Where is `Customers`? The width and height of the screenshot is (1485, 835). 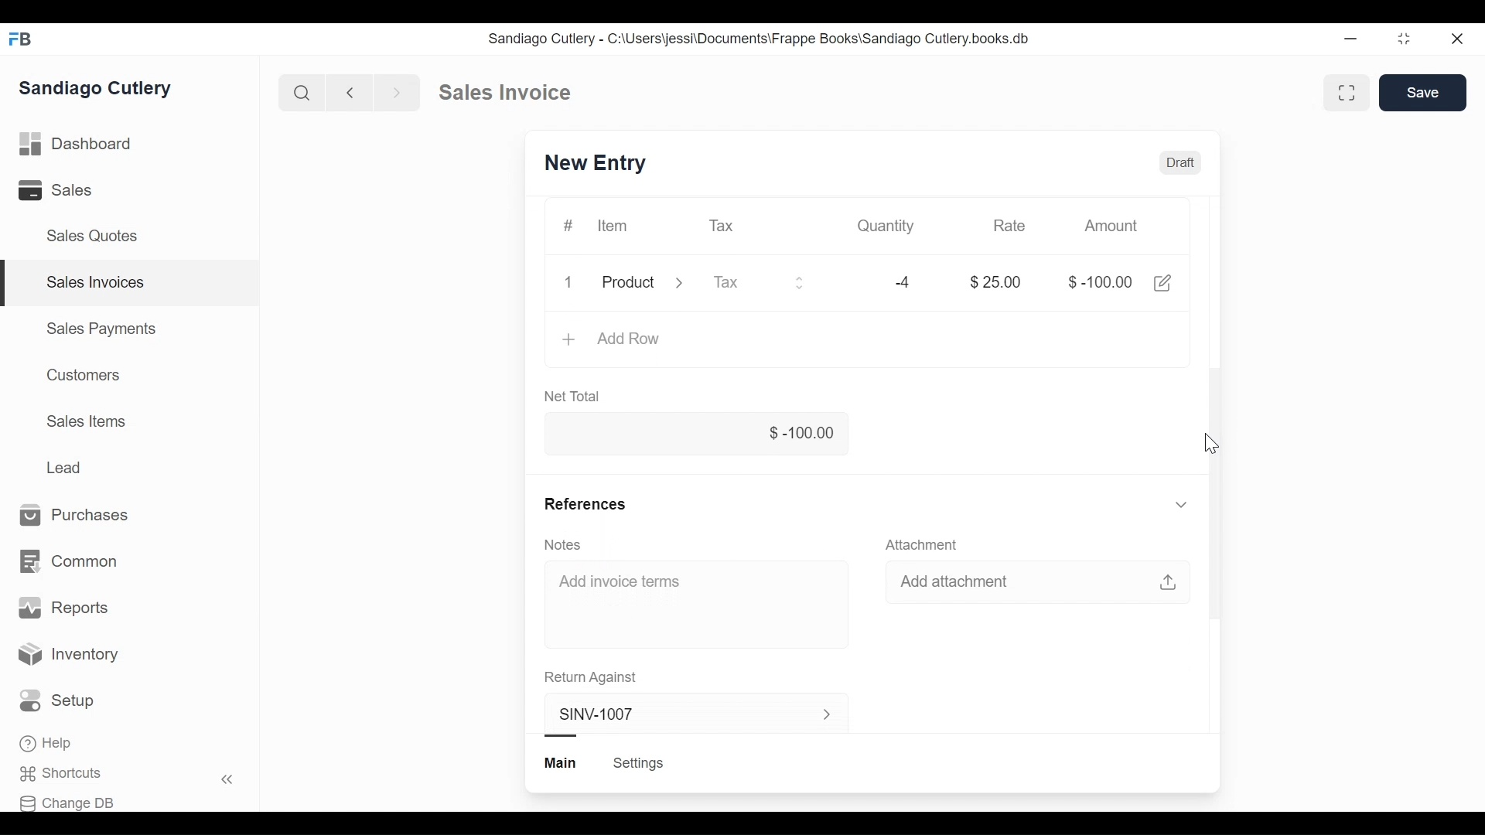 Customers is located at coordinates (85, 374).